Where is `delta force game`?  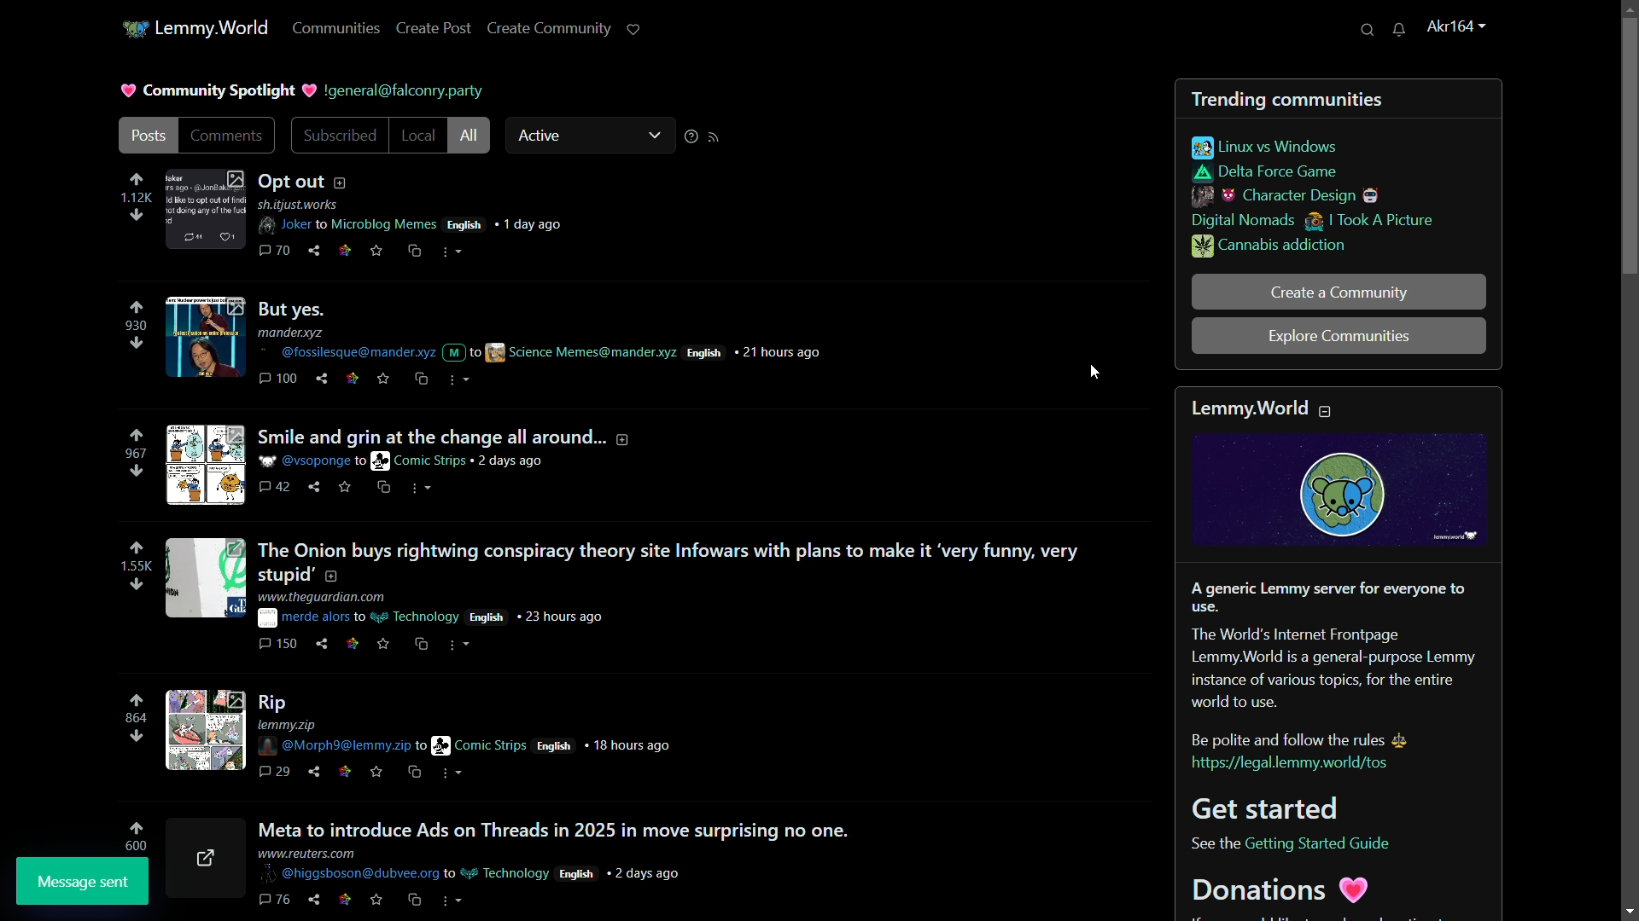 delta force game is located at coordinates (1263, 173).